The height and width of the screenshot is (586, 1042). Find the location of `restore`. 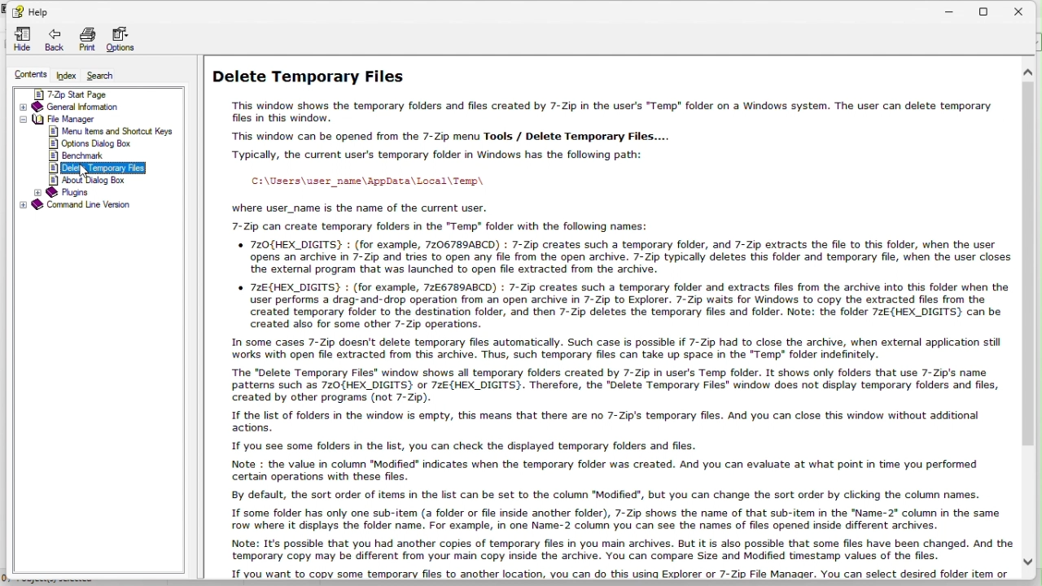

restore is located at coordinates (992, 9).